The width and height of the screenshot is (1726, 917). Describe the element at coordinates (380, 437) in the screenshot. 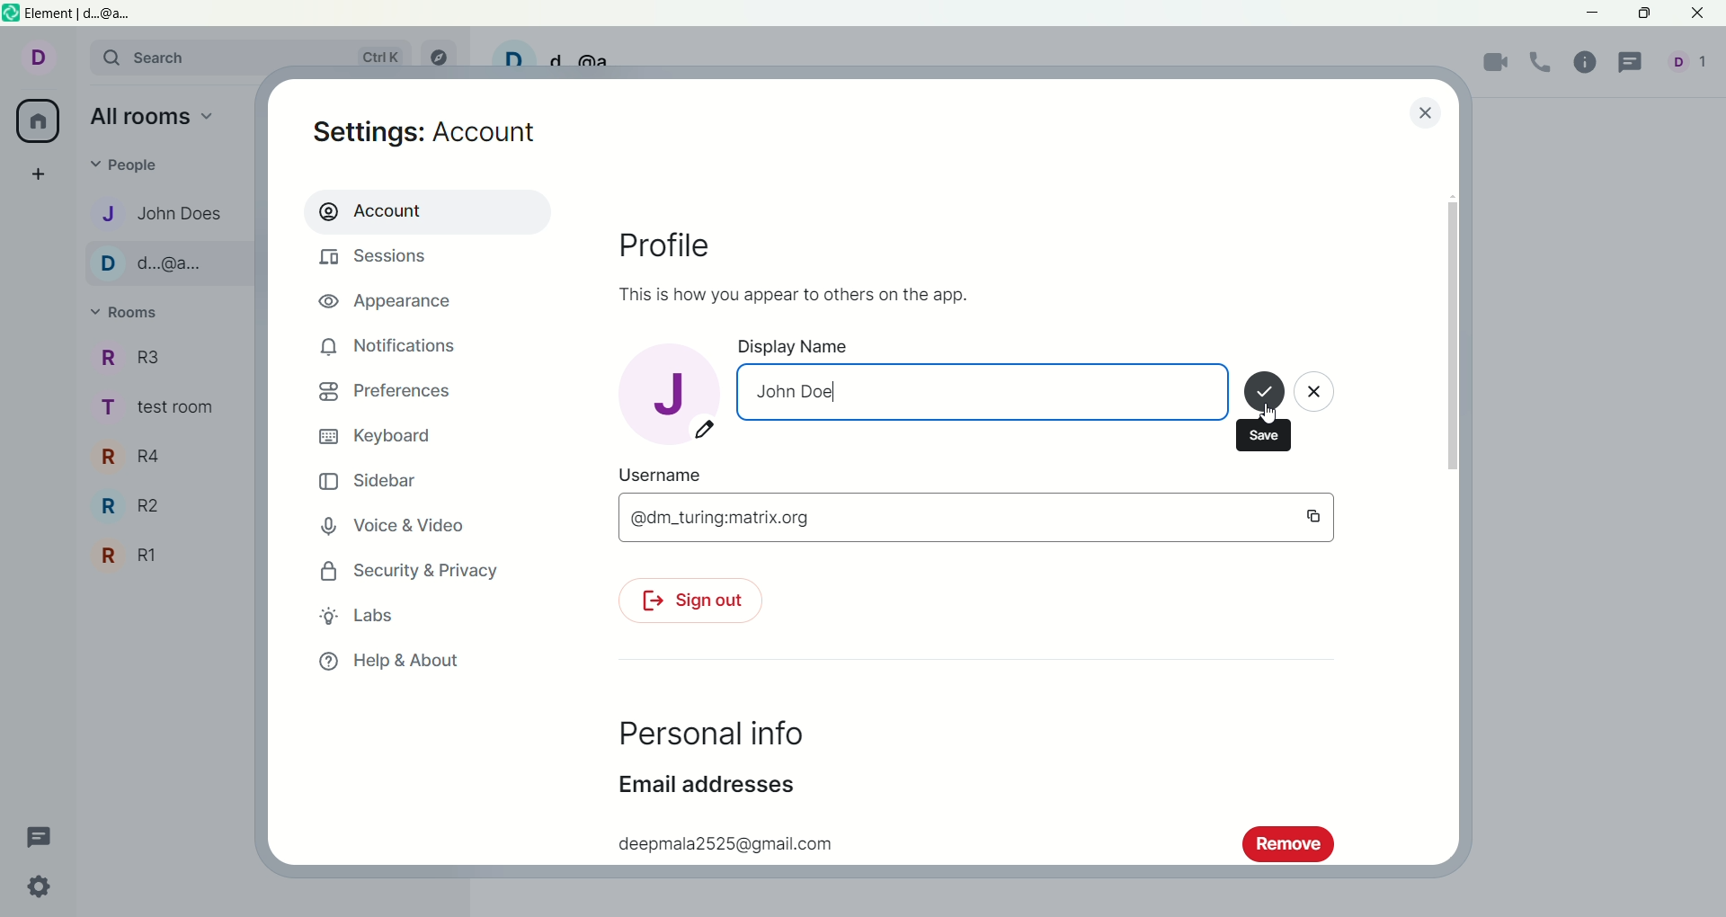

I see `keyboard` at that location.